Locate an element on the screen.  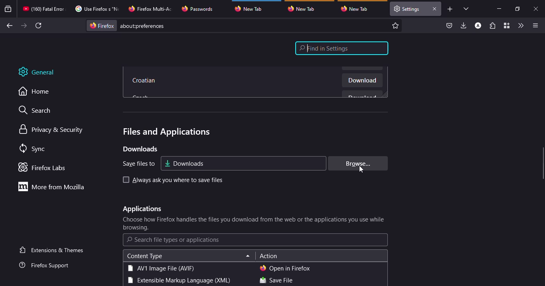
tab is located at coordinates (407, 9).